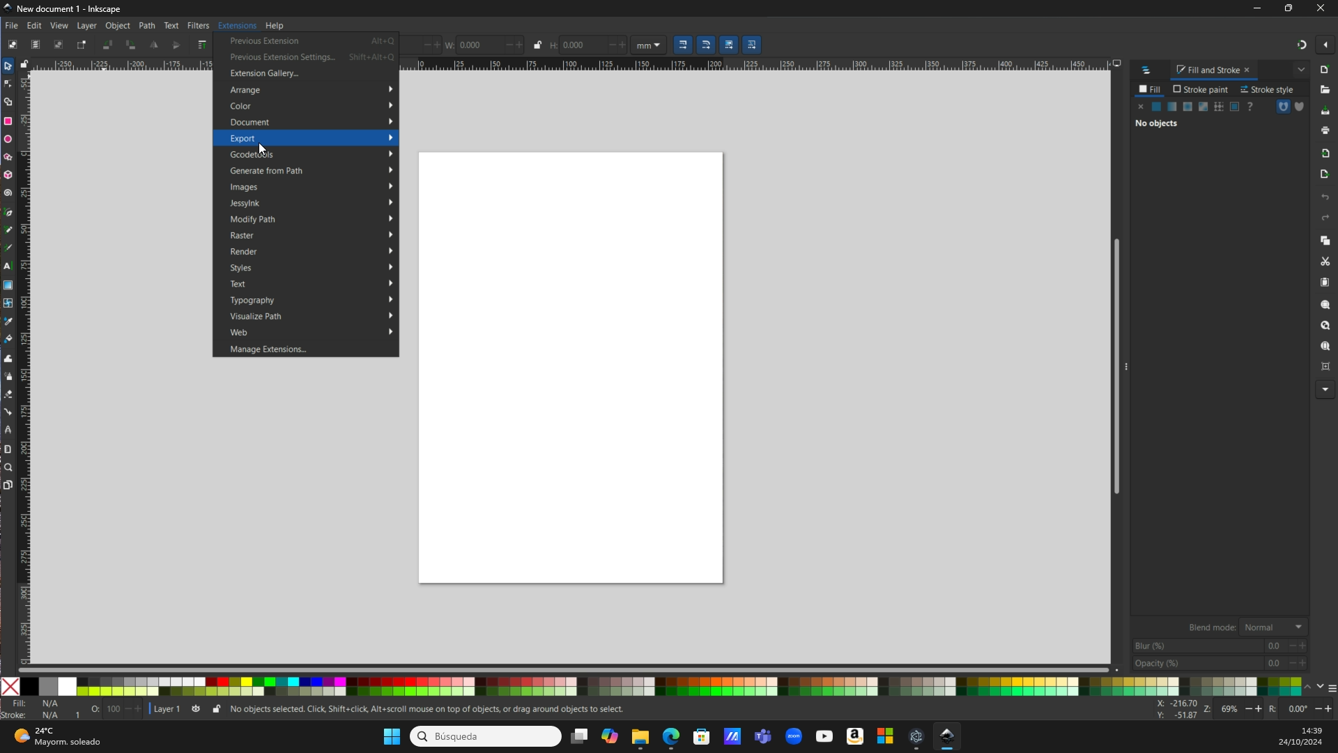 Image resolution: width=1338 pixels, height=753 pixels. I want to click on Layer, so click(88, 26).